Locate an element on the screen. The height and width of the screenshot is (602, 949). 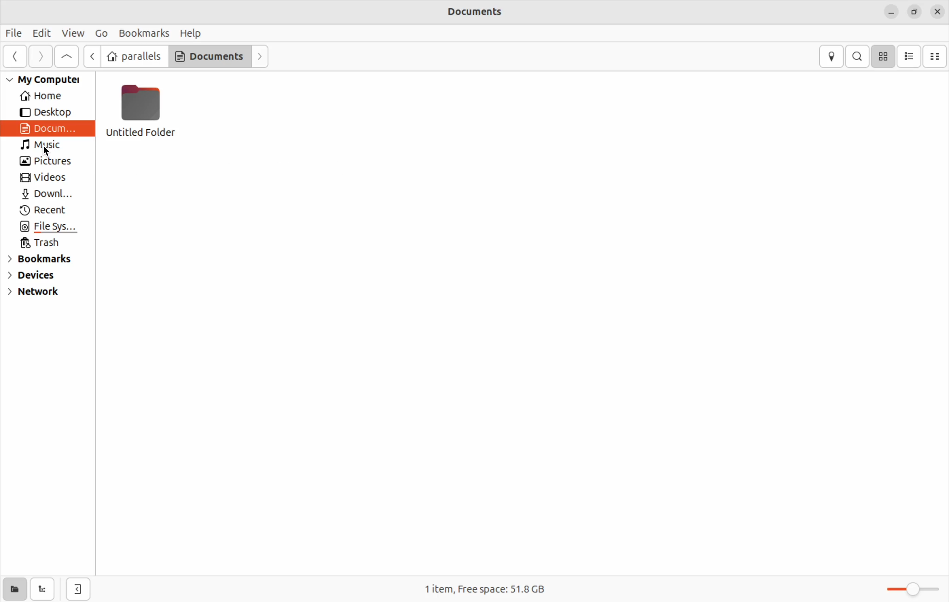
Search is located at coordinates (858, 56).